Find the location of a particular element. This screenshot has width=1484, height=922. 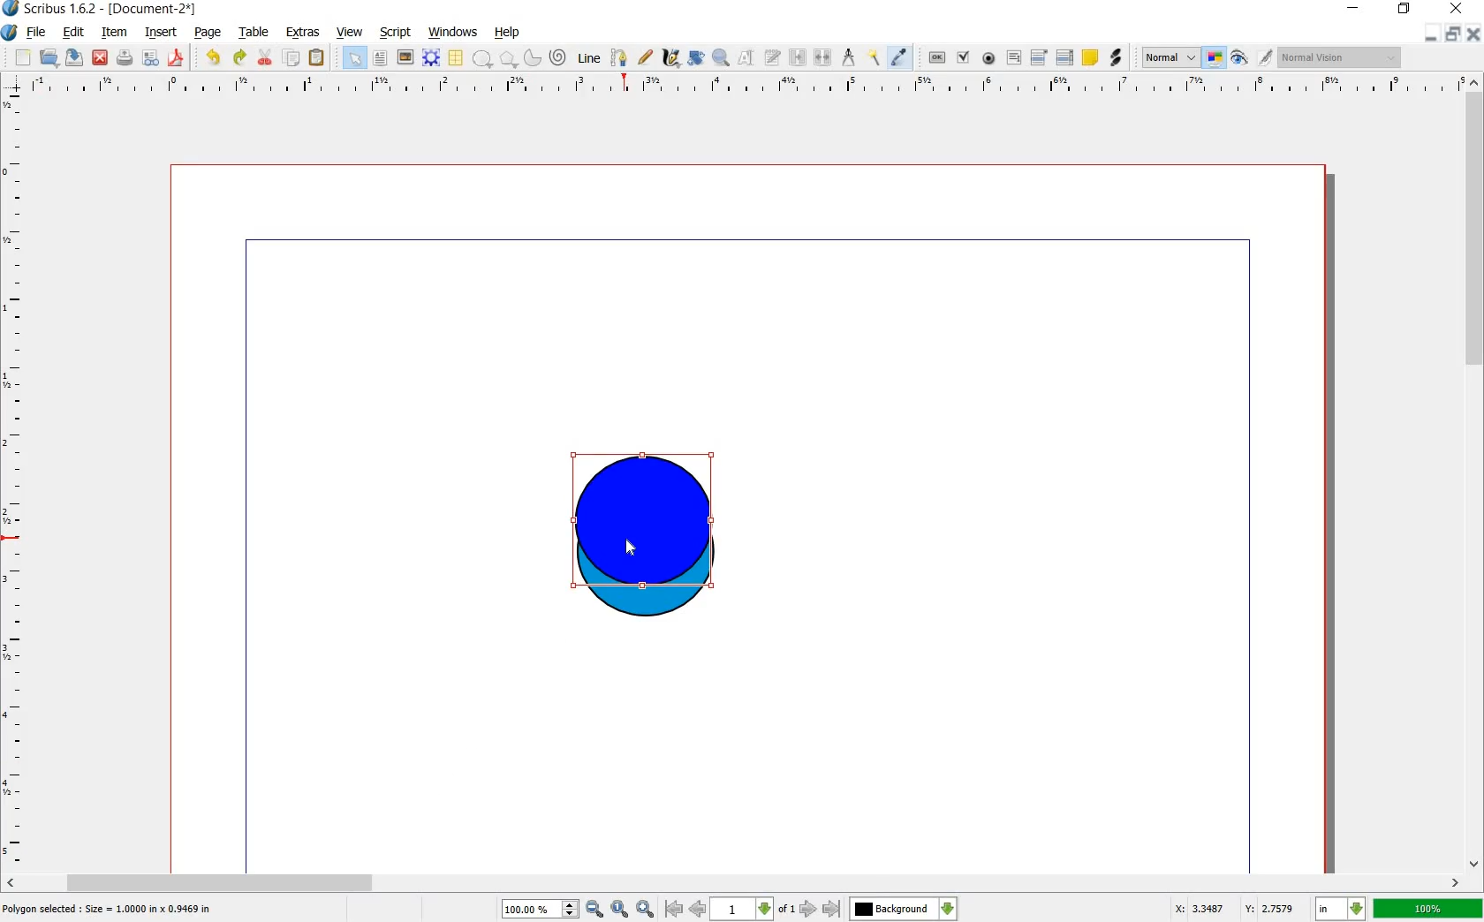

arc is located at coordinates (532, 60).